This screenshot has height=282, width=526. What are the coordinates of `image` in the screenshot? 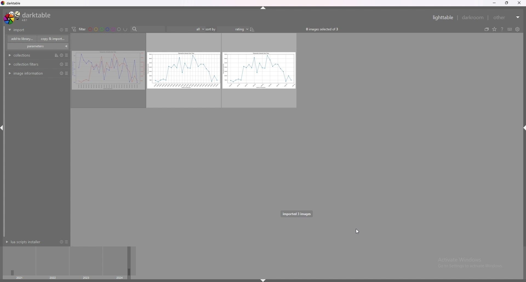 It's located at (260, 70).